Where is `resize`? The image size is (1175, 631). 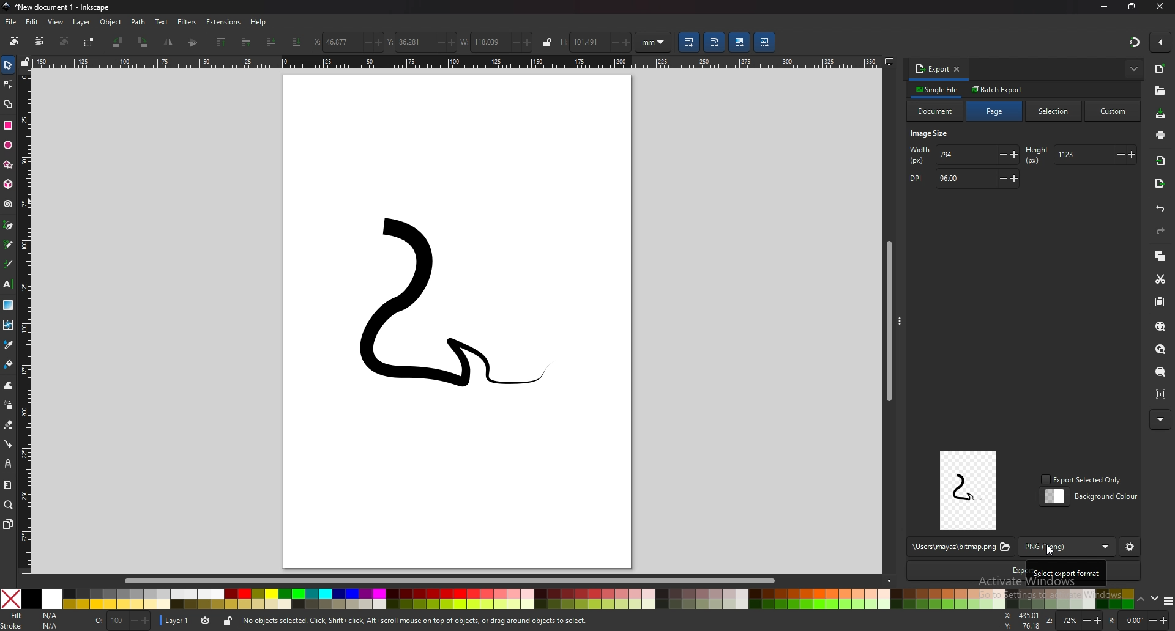 resize is located at coordinates (1132, 7).